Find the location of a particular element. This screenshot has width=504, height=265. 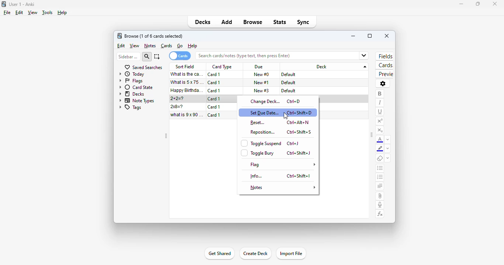

User 1 - Anki is located at coordinates (22, 4).